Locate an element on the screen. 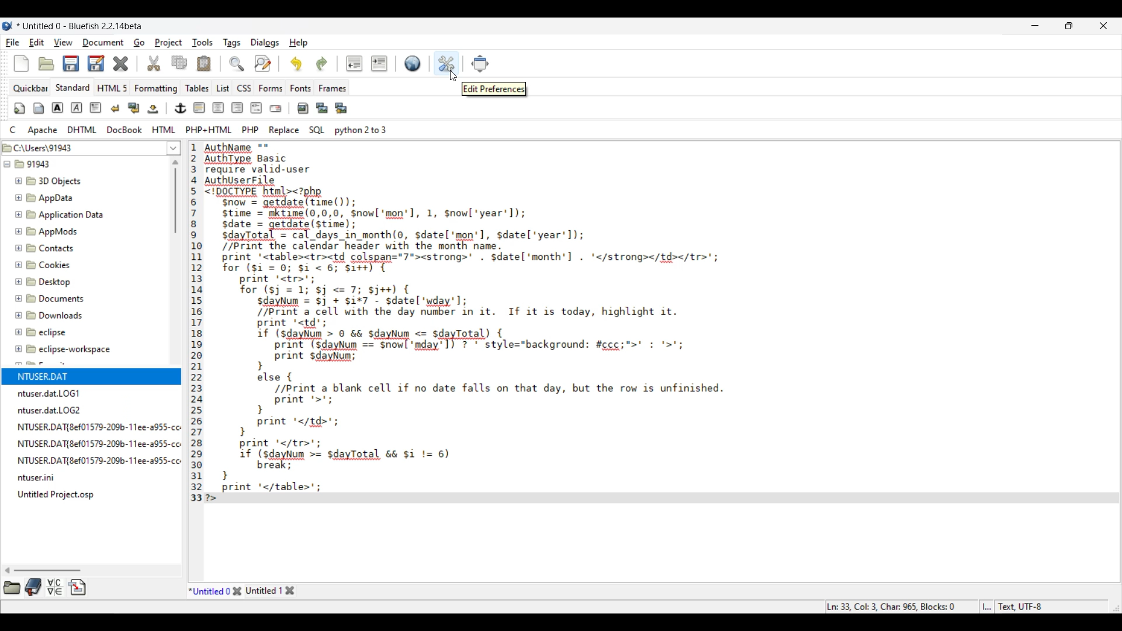  2 C:\Users\91943 is located at coordinates (41, 146).